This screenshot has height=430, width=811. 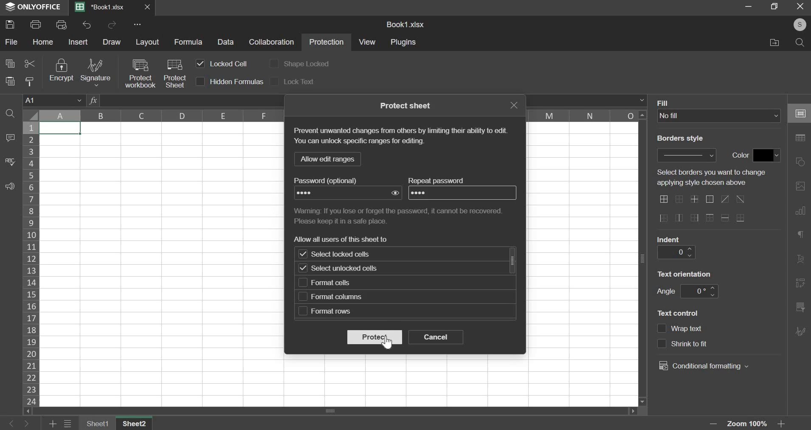 I want to click on lock text, so click(x=299, y=81).